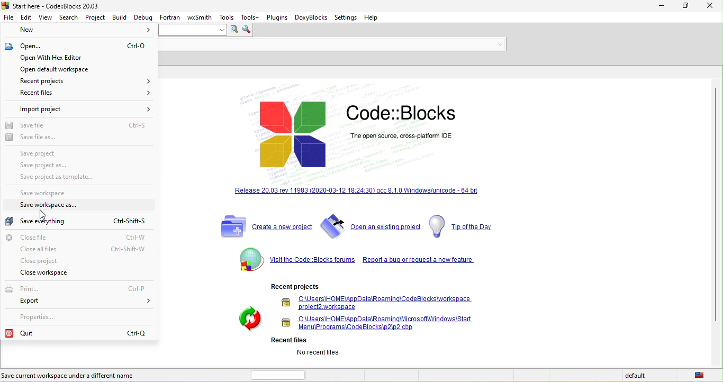 Image resolution: width=723 pixels, height=382 pixels. What do you see at coordinates (354, 261) in the screenshot?
I see `visit the code blocks forums report a bug or request a new feature` at bounding box center [354, 261].